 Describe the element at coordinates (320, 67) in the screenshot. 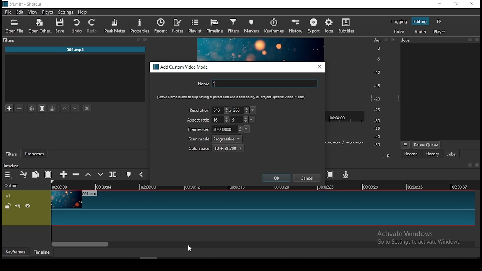

I see `close window` at that location.